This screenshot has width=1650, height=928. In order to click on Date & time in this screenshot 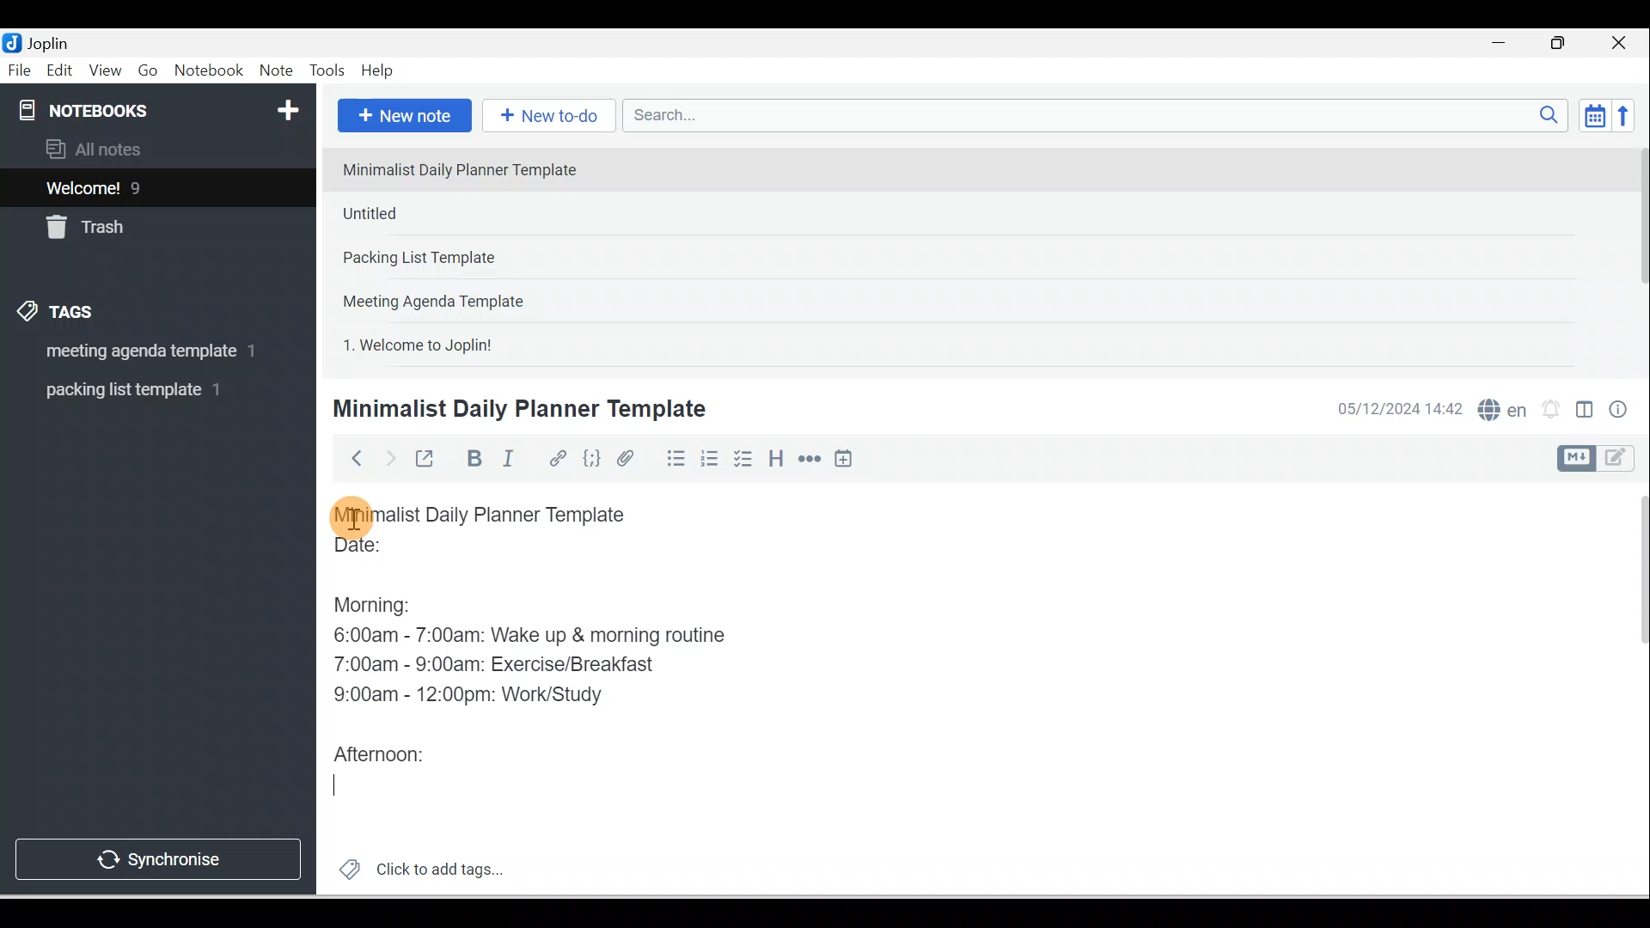, I will do `click(1396, 409)`.